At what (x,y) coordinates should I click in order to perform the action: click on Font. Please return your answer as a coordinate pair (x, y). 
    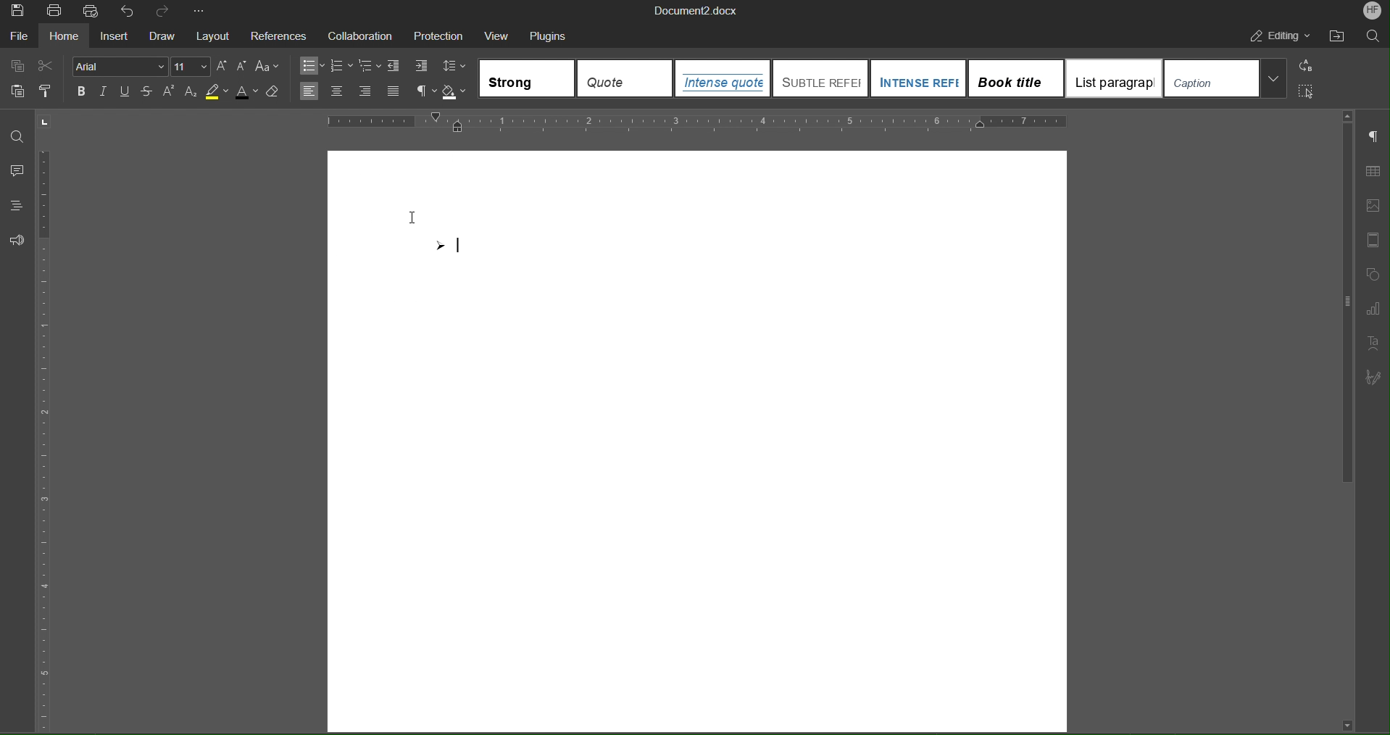
    Looking at the image, I should click on (122, 66).